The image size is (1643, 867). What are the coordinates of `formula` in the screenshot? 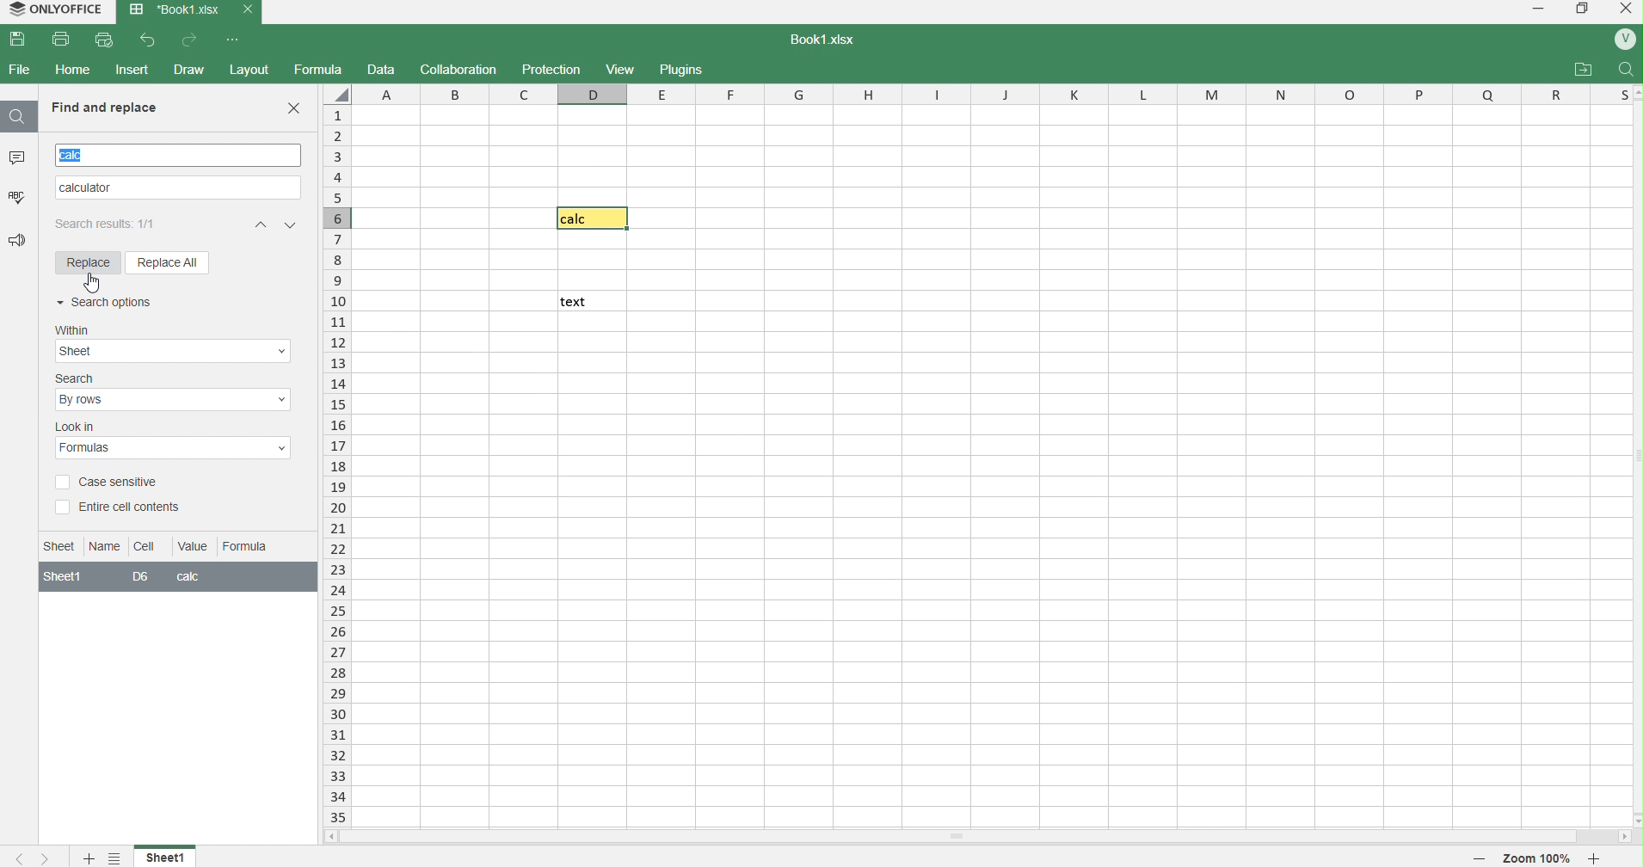 It's located at (321, 71).